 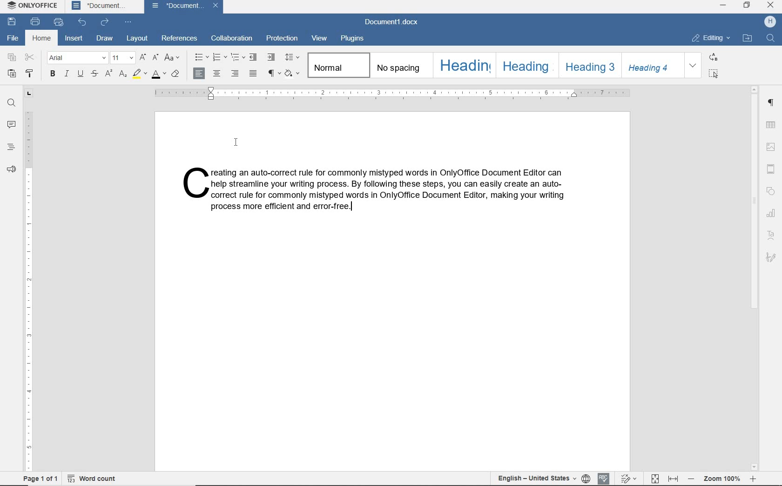 I want to click on BULLETS, so click(x=201, y=57).